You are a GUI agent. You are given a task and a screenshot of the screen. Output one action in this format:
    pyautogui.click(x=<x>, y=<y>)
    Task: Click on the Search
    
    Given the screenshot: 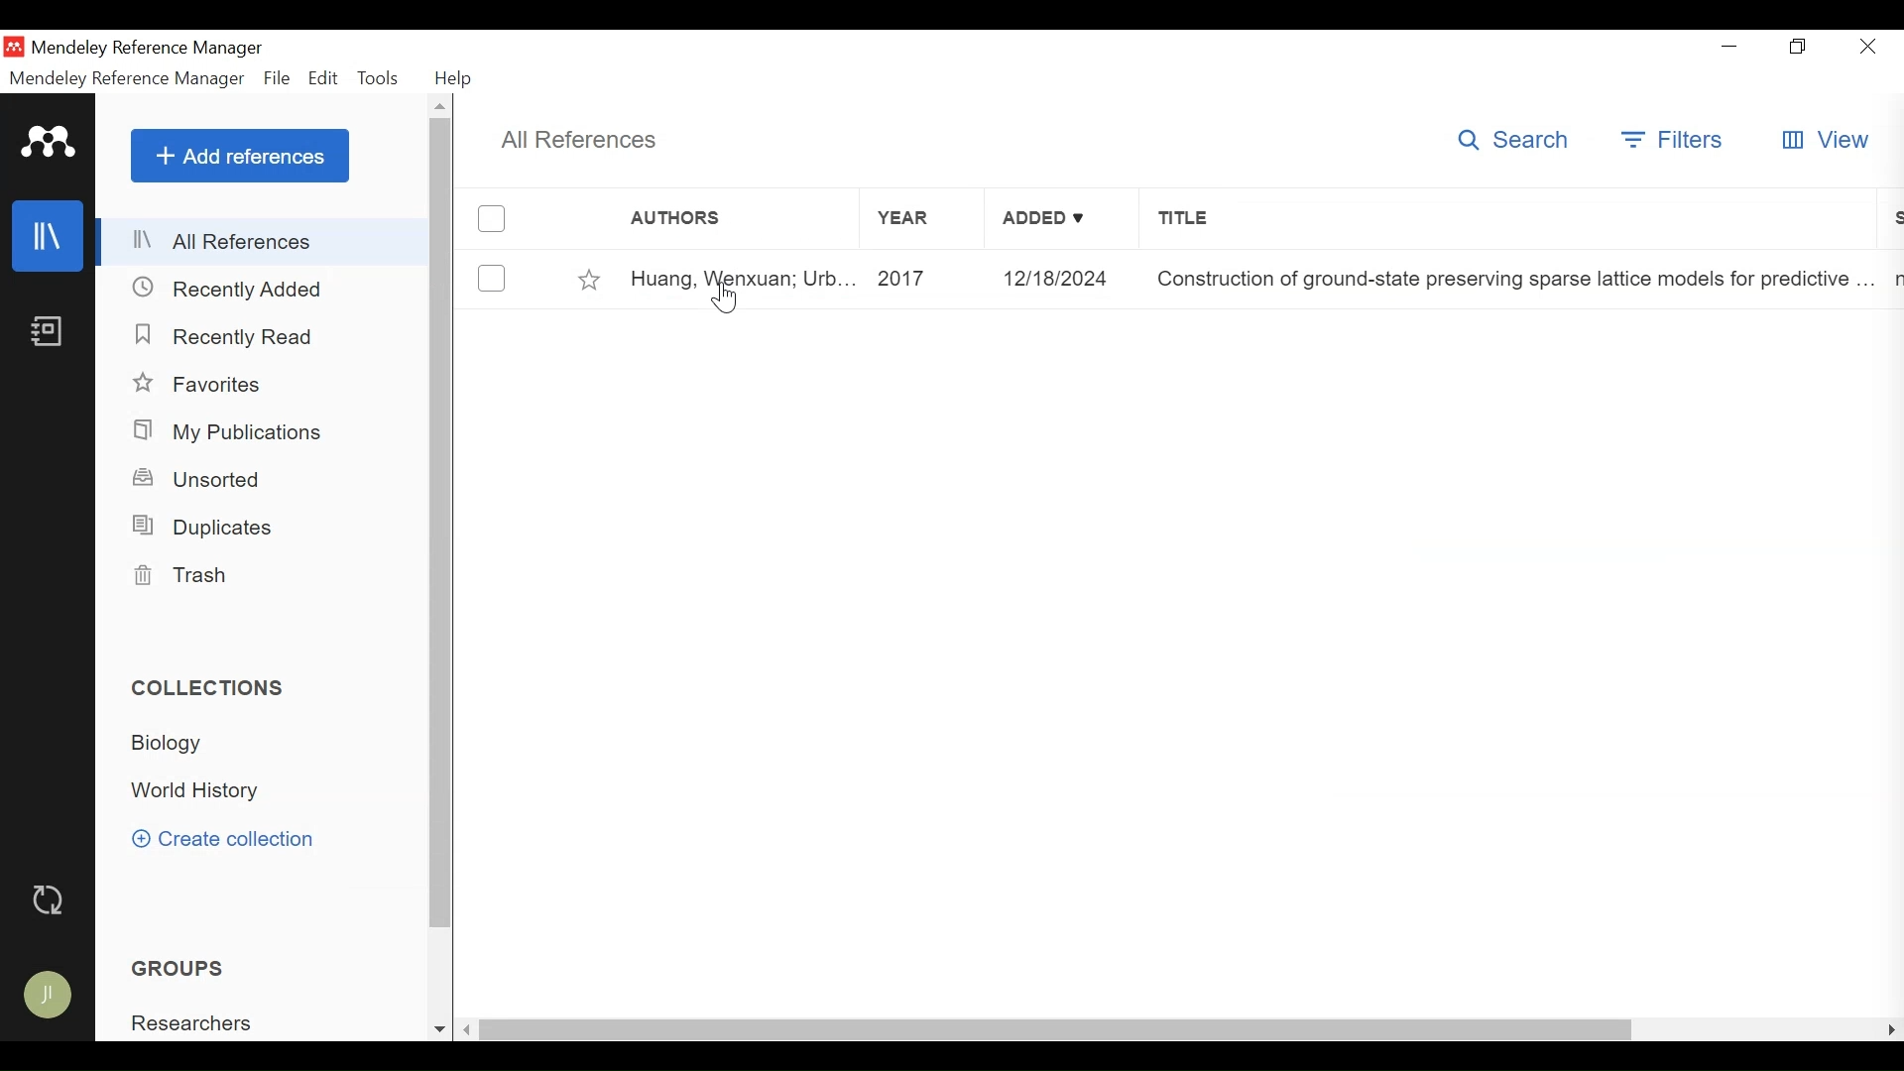 What is the action you would take?
    pyautogui.click(x=1514, y=140)
    